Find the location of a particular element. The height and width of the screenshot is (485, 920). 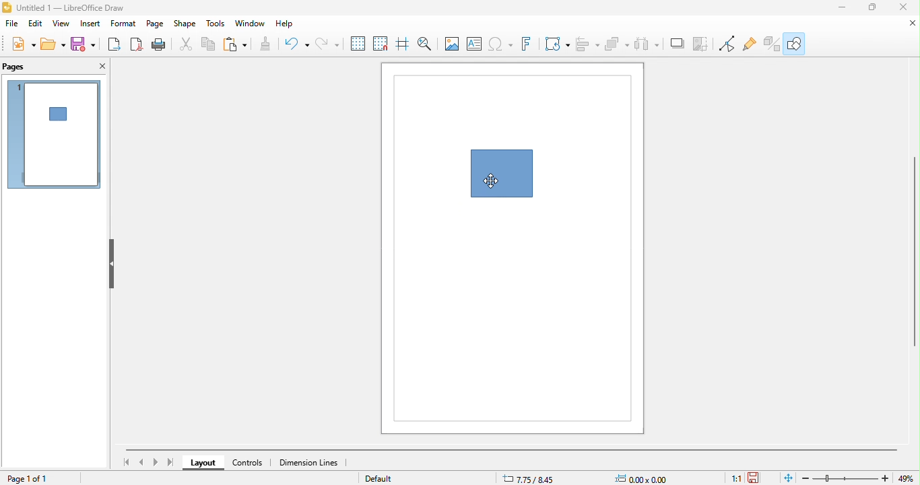

file is located at coordinates (11, 24).